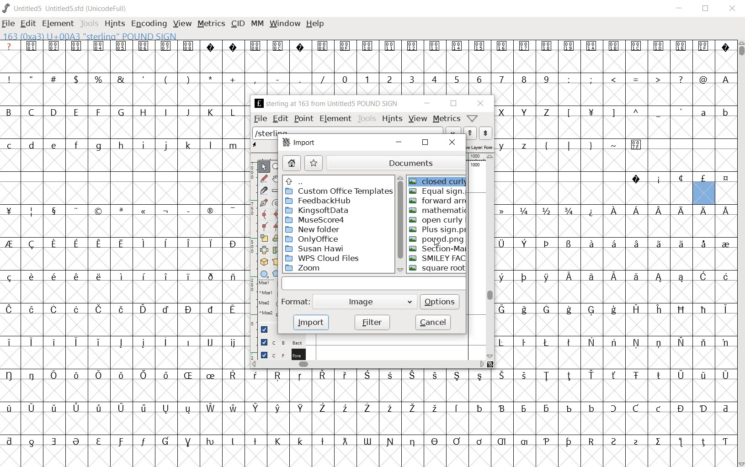  What do you see at coordinates (590, 244) in the screenshot?
I see `Symbol` at bounding box center [590, 244].